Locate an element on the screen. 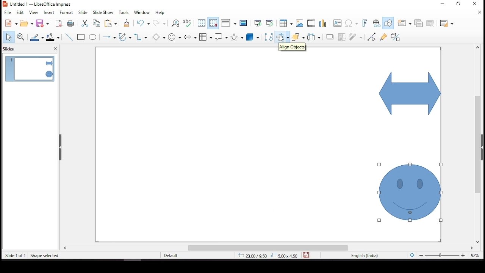  zoom level is located at coordinates (474, 256).